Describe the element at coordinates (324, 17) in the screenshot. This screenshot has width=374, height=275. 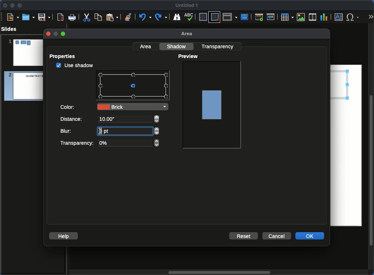
I see `Chart` at that location.